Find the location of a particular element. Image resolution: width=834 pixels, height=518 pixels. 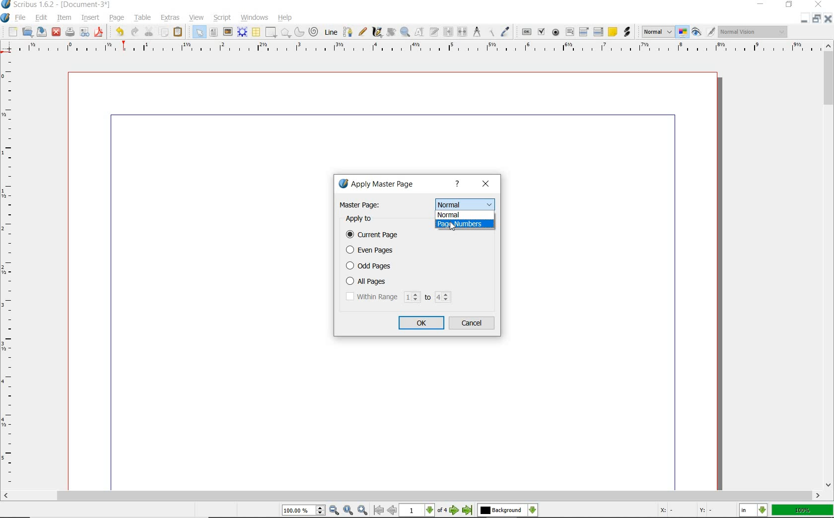

pdf check box is located at coordinates (541, 31).